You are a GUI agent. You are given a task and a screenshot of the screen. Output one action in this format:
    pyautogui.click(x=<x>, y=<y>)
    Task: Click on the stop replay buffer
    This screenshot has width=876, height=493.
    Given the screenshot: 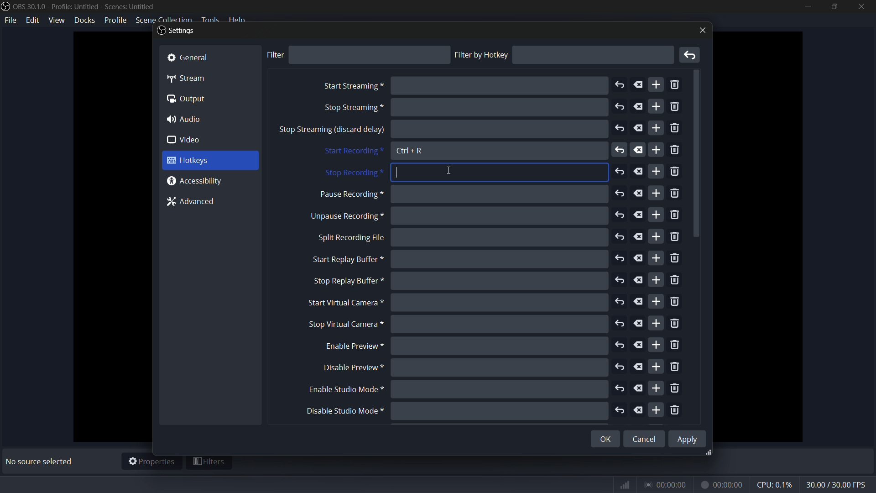 What is the action you would take?
    pyautogui.click(x=347, y=281)
    